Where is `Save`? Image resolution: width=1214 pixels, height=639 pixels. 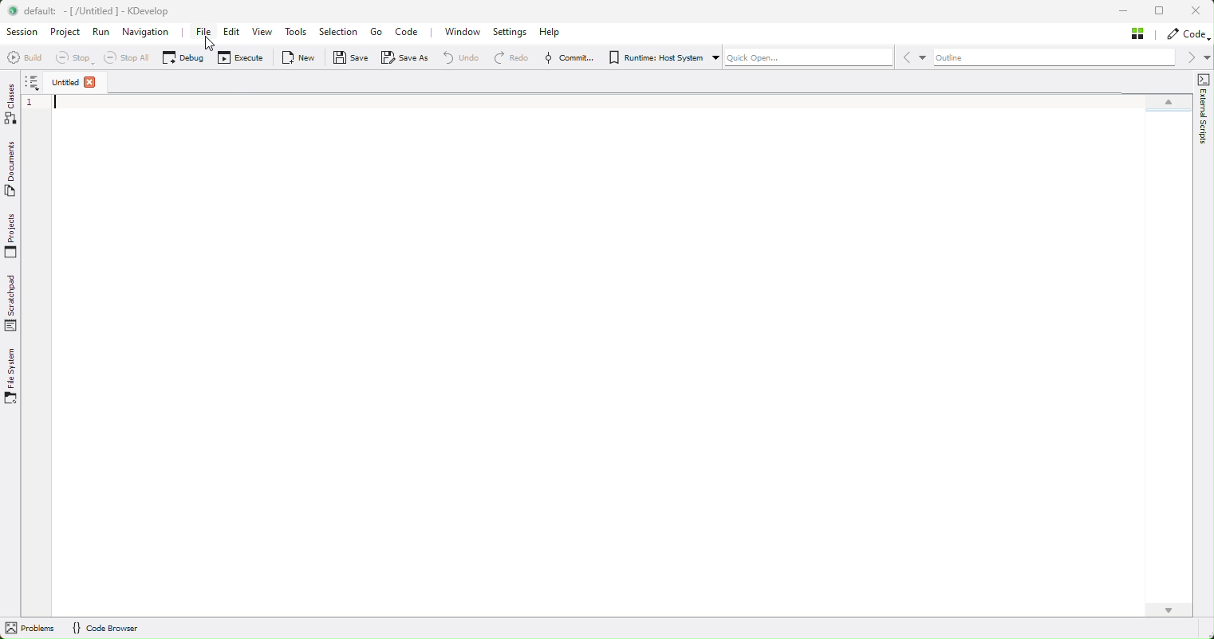
Save is located at coordinates (353, 57).